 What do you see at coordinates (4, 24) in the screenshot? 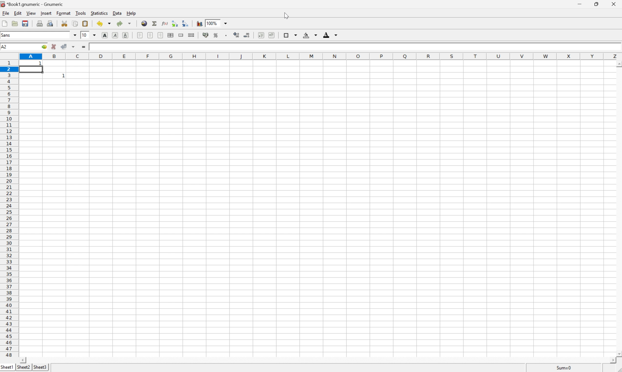
I see `create a new workbook` at bounding box center [4, 24].